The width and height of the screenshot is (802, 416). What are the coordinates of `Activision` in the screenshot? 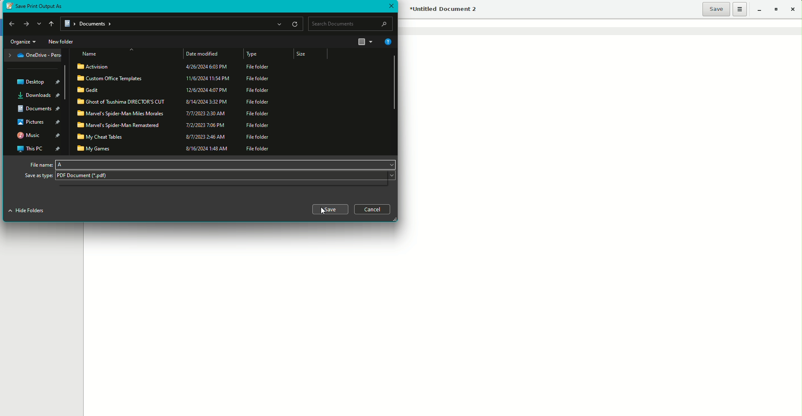 It's located at (174, 67).